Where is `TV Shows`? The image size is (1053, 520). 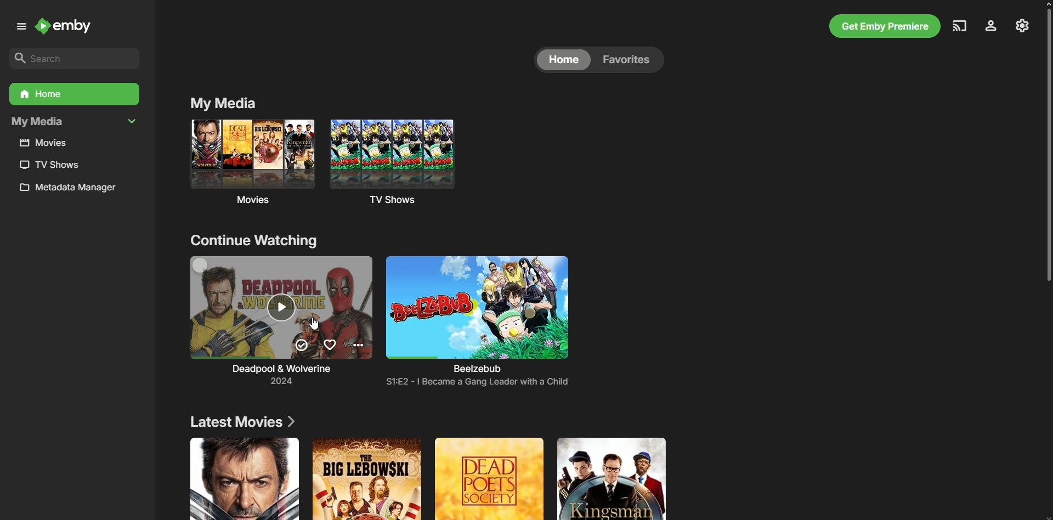
TV Shows is located at coordinates (409, 163).